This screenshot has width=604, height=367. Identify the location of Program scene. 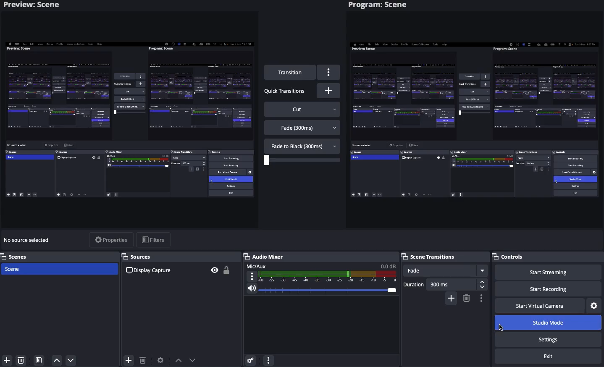
(379, 5).